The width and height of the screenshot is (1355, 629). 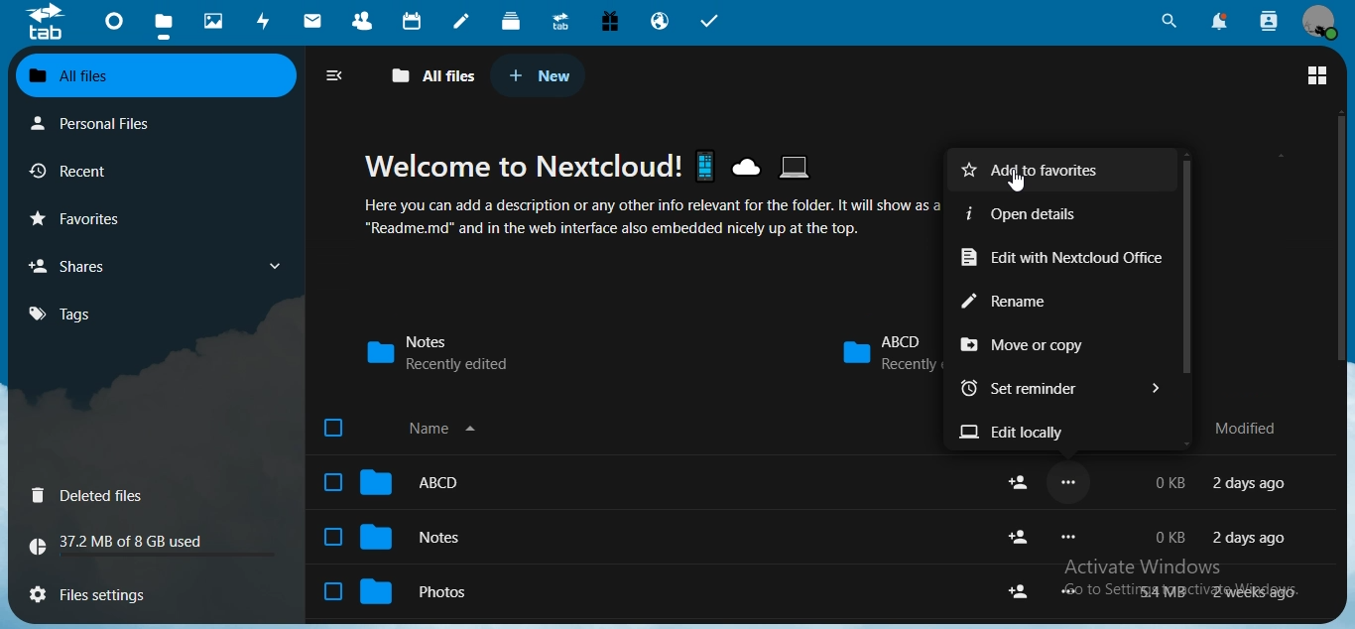 I want to click on notifications, so click(x=1220, y=21).